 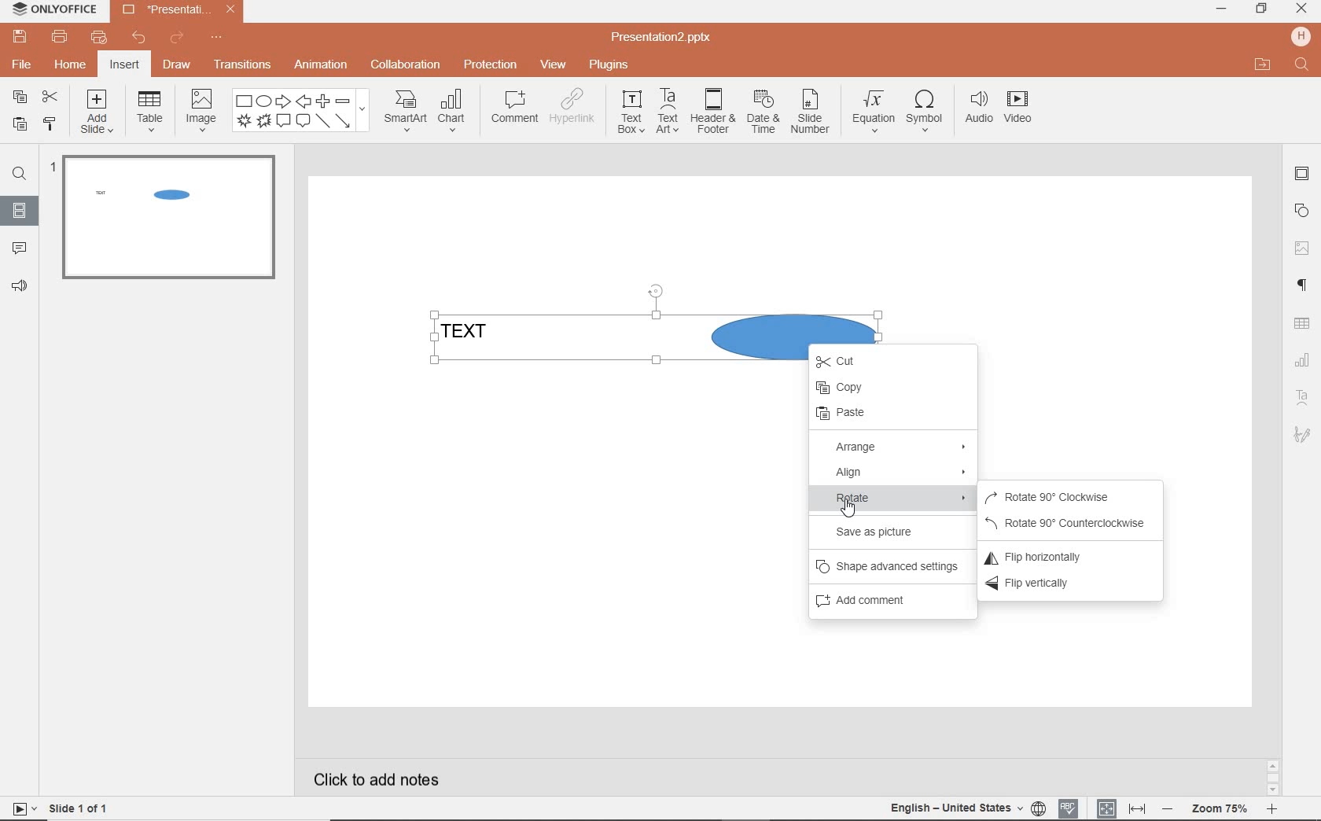 What do you see at coordinates (761, 116) in the screenshot?
I see `date & time` at bounding box center [761, 116].